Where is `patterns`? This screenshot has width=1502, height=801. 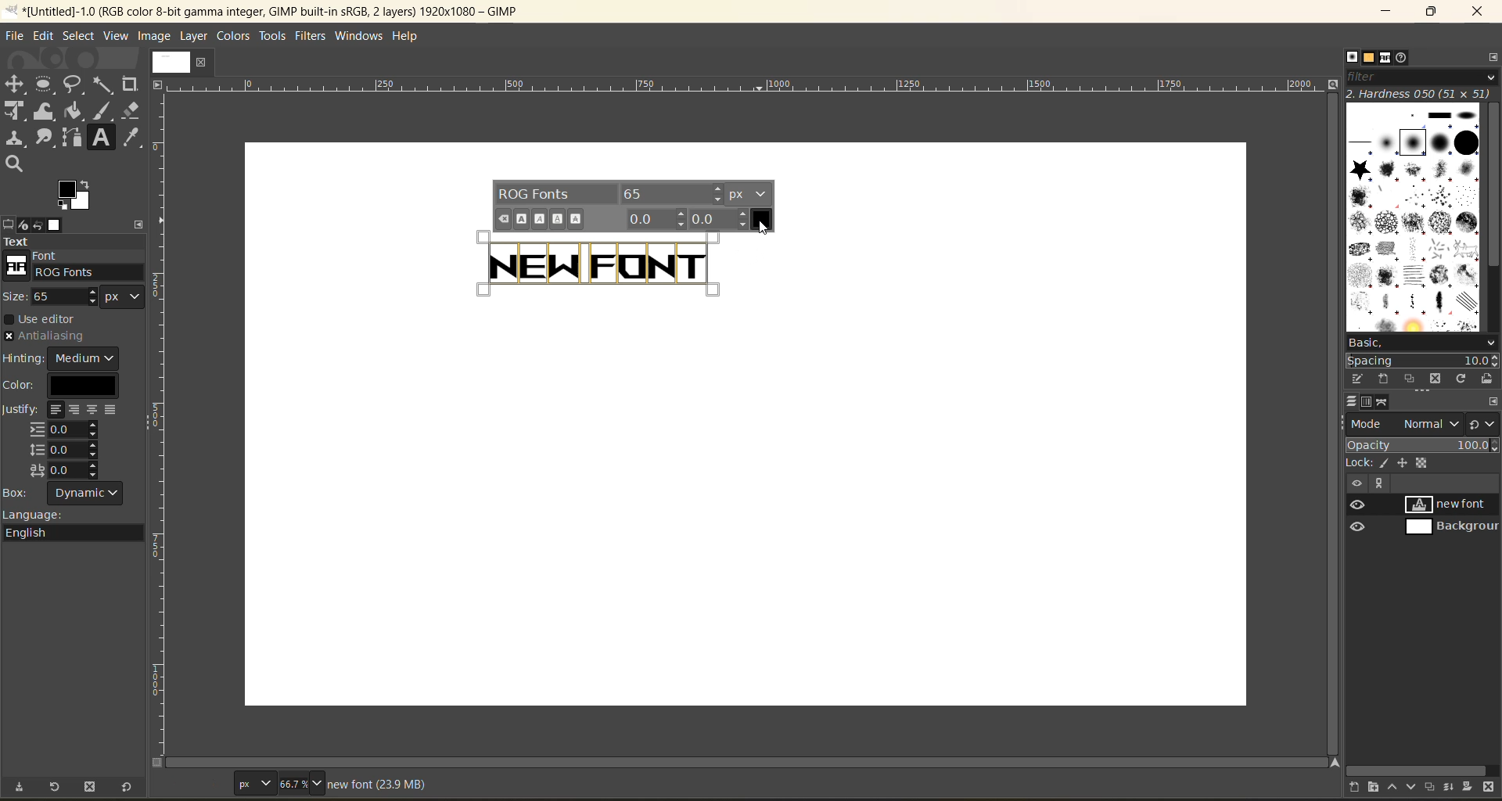
patterns is located at coordinates (1369, 57).